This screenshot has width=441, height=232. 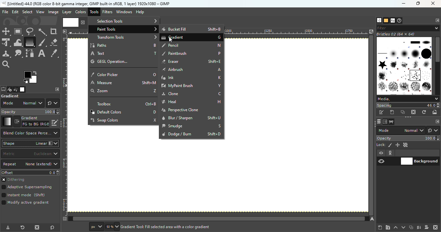 I want to click on Add a mask that allows non destructive editing of transperency, so click(x=427, y=227).